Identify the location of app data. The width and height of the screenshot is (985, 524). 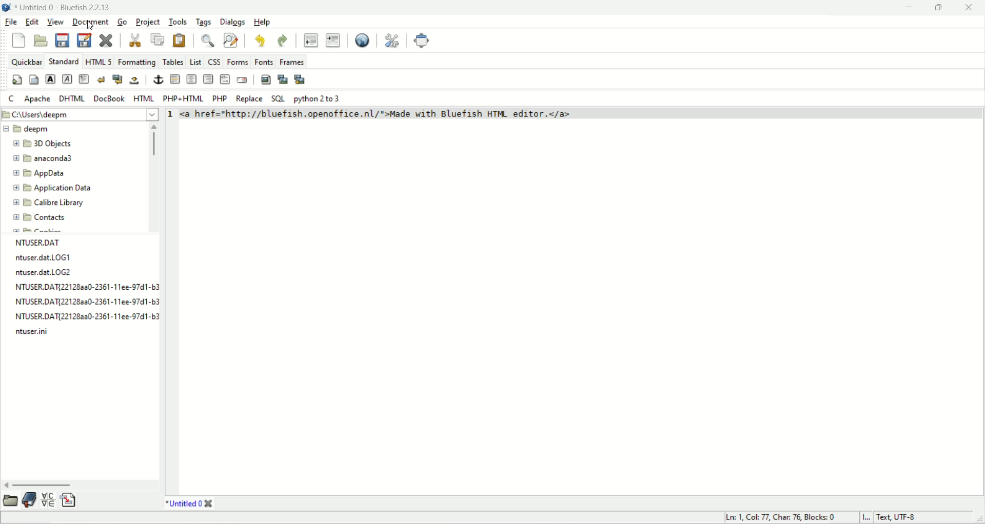
(42, 175).